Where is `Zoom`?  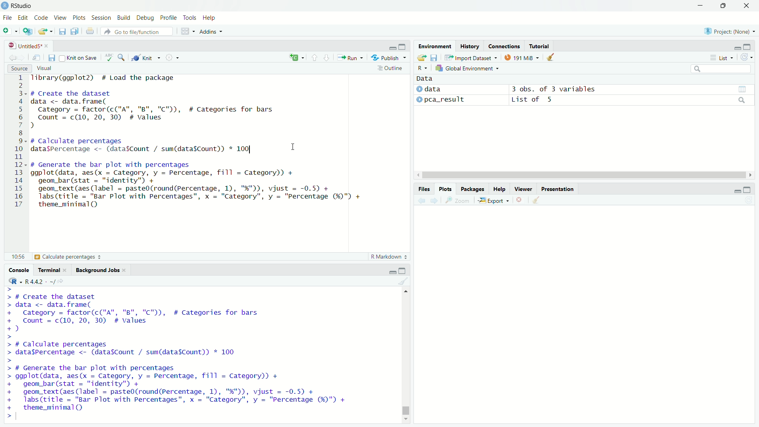
Zoom is located at coordinates (458, 200).